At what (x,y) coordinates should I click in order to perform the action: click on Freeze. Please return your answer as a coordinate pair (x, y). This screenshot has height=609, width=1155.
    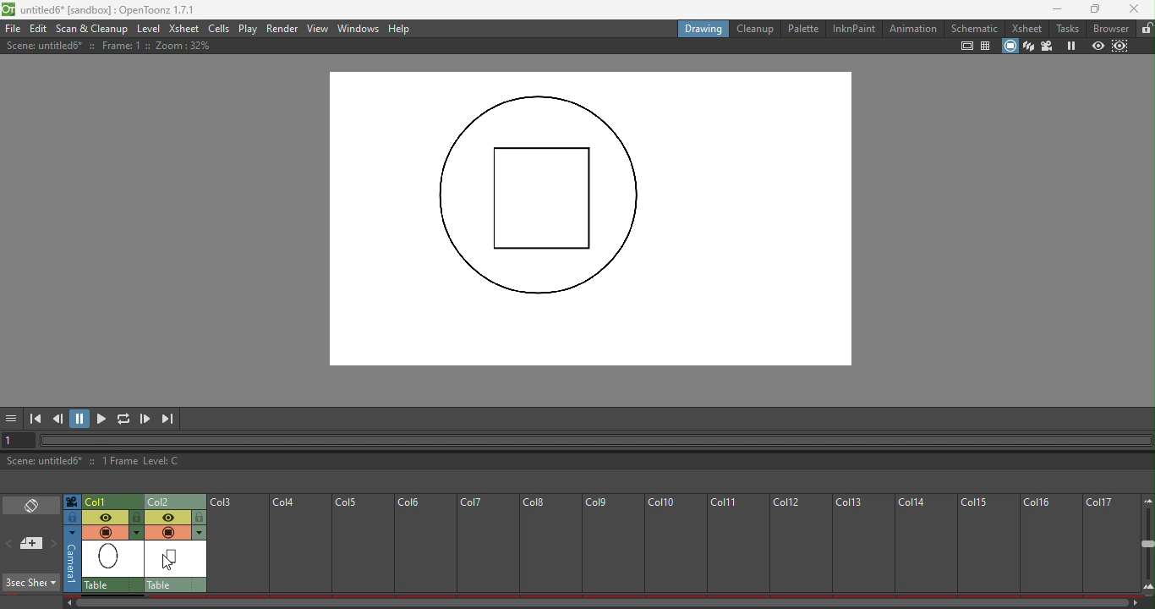
    Looking at the image, I should click on (1072, 47).